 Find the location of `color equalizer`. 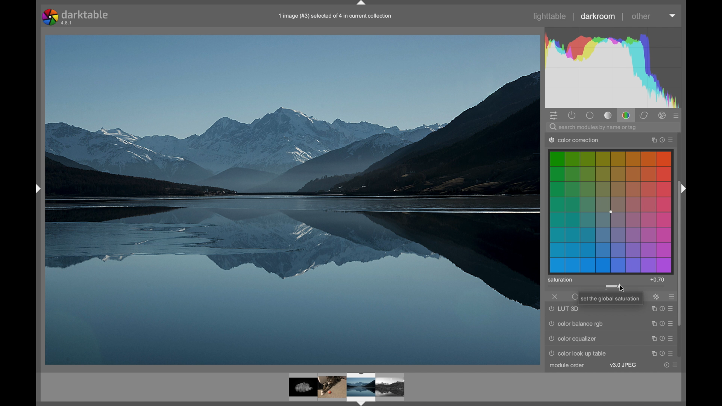

color equalizer is located at coordinates (575, 340).